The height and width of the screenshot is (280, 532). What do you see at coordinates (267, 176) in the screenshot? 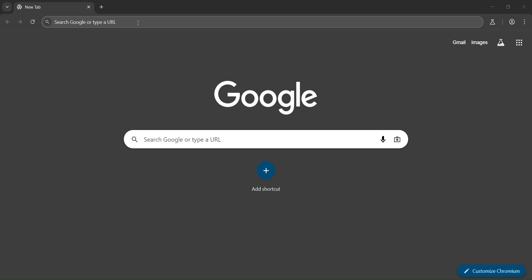
I see `add shortcut` at bounding box center [267, 176].